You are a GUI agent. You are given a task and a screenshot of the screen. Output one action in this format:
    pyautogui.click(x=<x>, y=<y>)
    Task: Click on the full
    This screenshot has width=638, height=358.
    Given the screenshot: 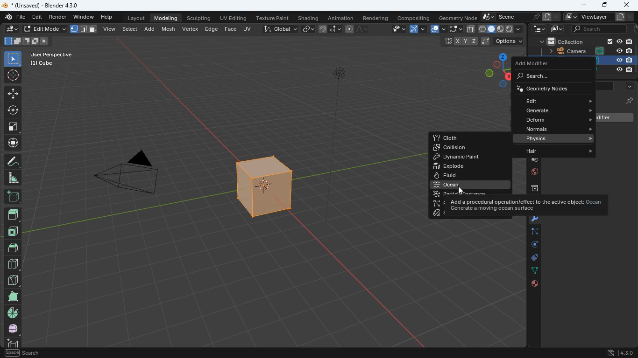 What is the action you would take?
    pyautogui.click(x=14, y=328)
    